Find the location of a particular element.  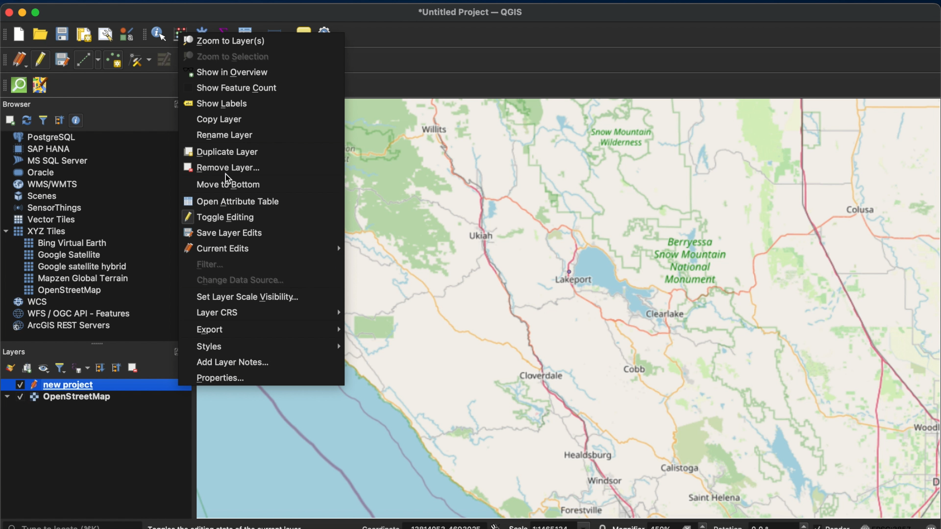

drag handle is located at coordinates (6, 86).